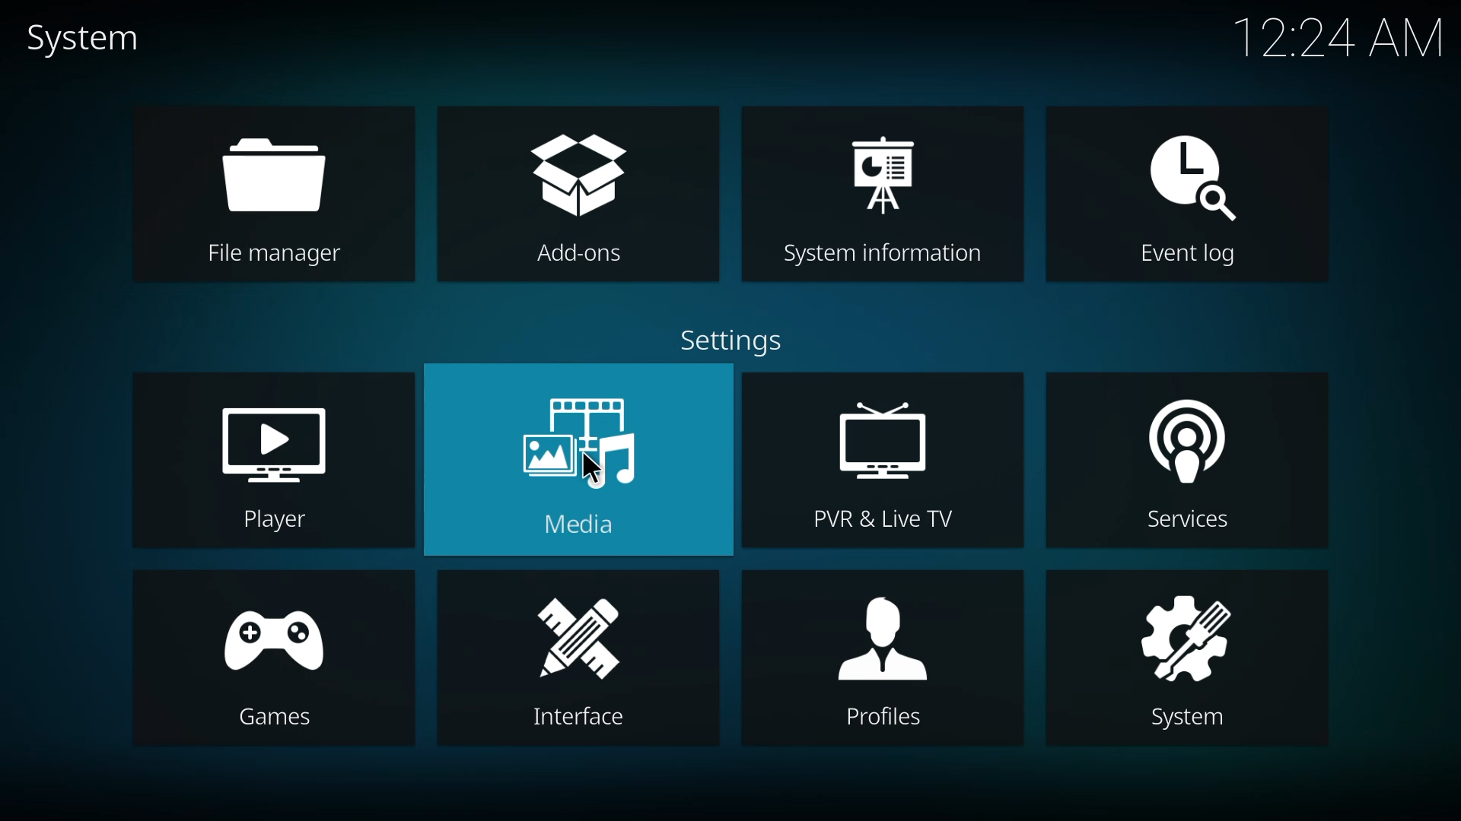 The image size is (1461, 821). What do you see at coordinates (271, 661) in the screenshot?
I see `games` at bounding box center [271, 661].